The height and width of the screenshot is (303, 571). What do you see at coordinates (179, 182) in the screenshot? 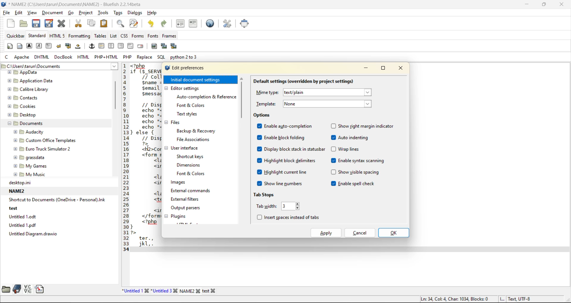
I see `images` at bounding box center [179, 182].